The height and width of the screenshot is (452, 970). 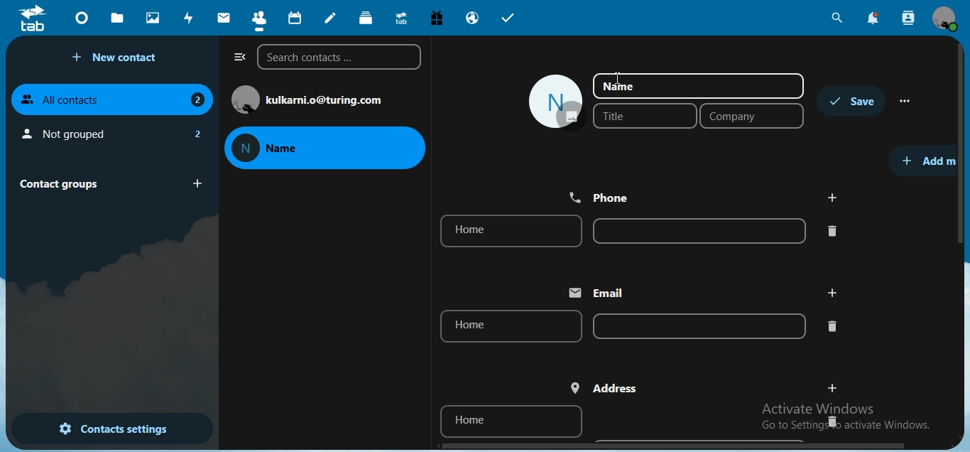 What do you see at coordinates (433, 17) in the screenshot?
I see `free trial` at bounding box center [433, 17].